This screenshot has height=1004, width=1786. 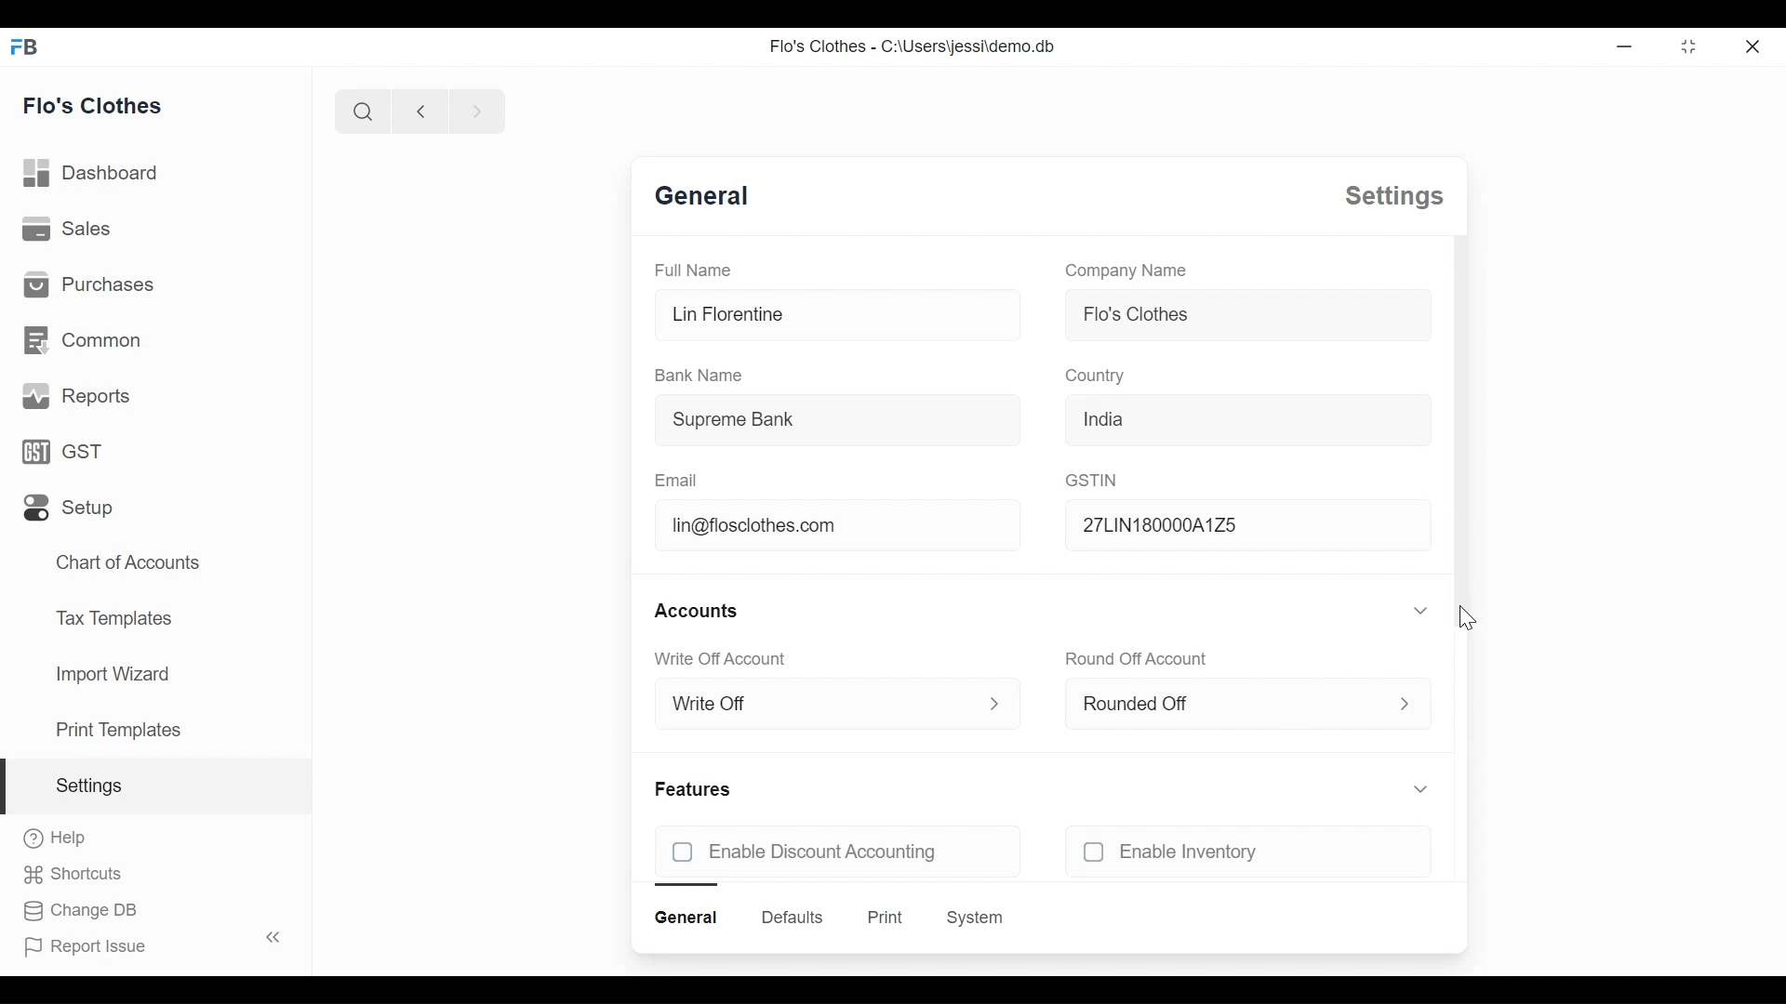 I want to click on Flo's Clothes - C:\Users\jessi\demo.db, so click(x=911, y=46).